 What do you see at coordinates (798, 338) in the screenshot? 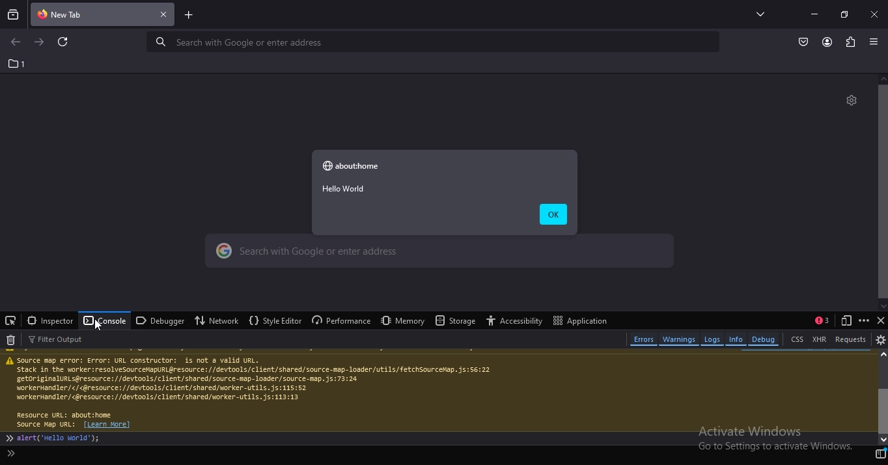
I see `CSS` at bounding box center [798, 338].